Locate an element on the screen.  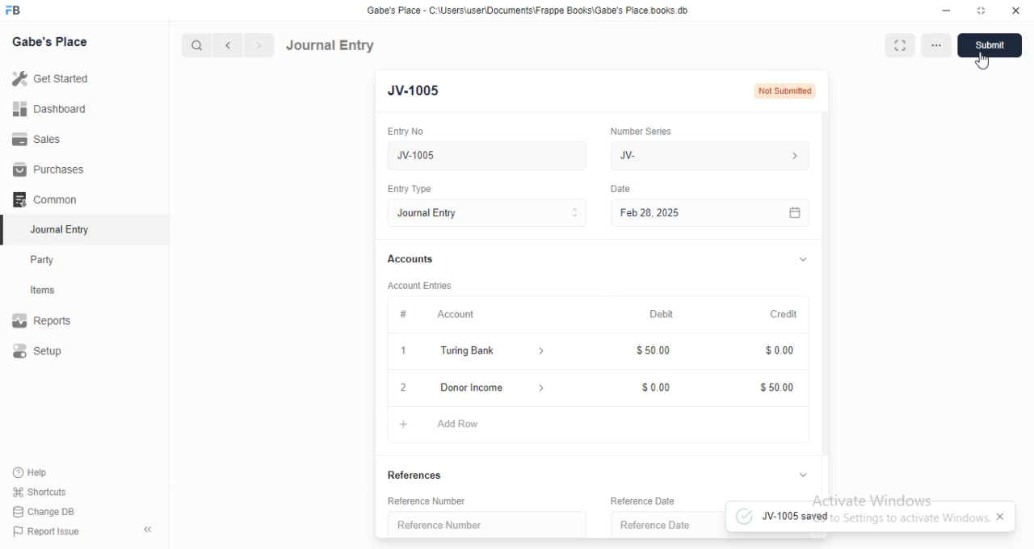
turing bank is located at coordinates (490, 352).